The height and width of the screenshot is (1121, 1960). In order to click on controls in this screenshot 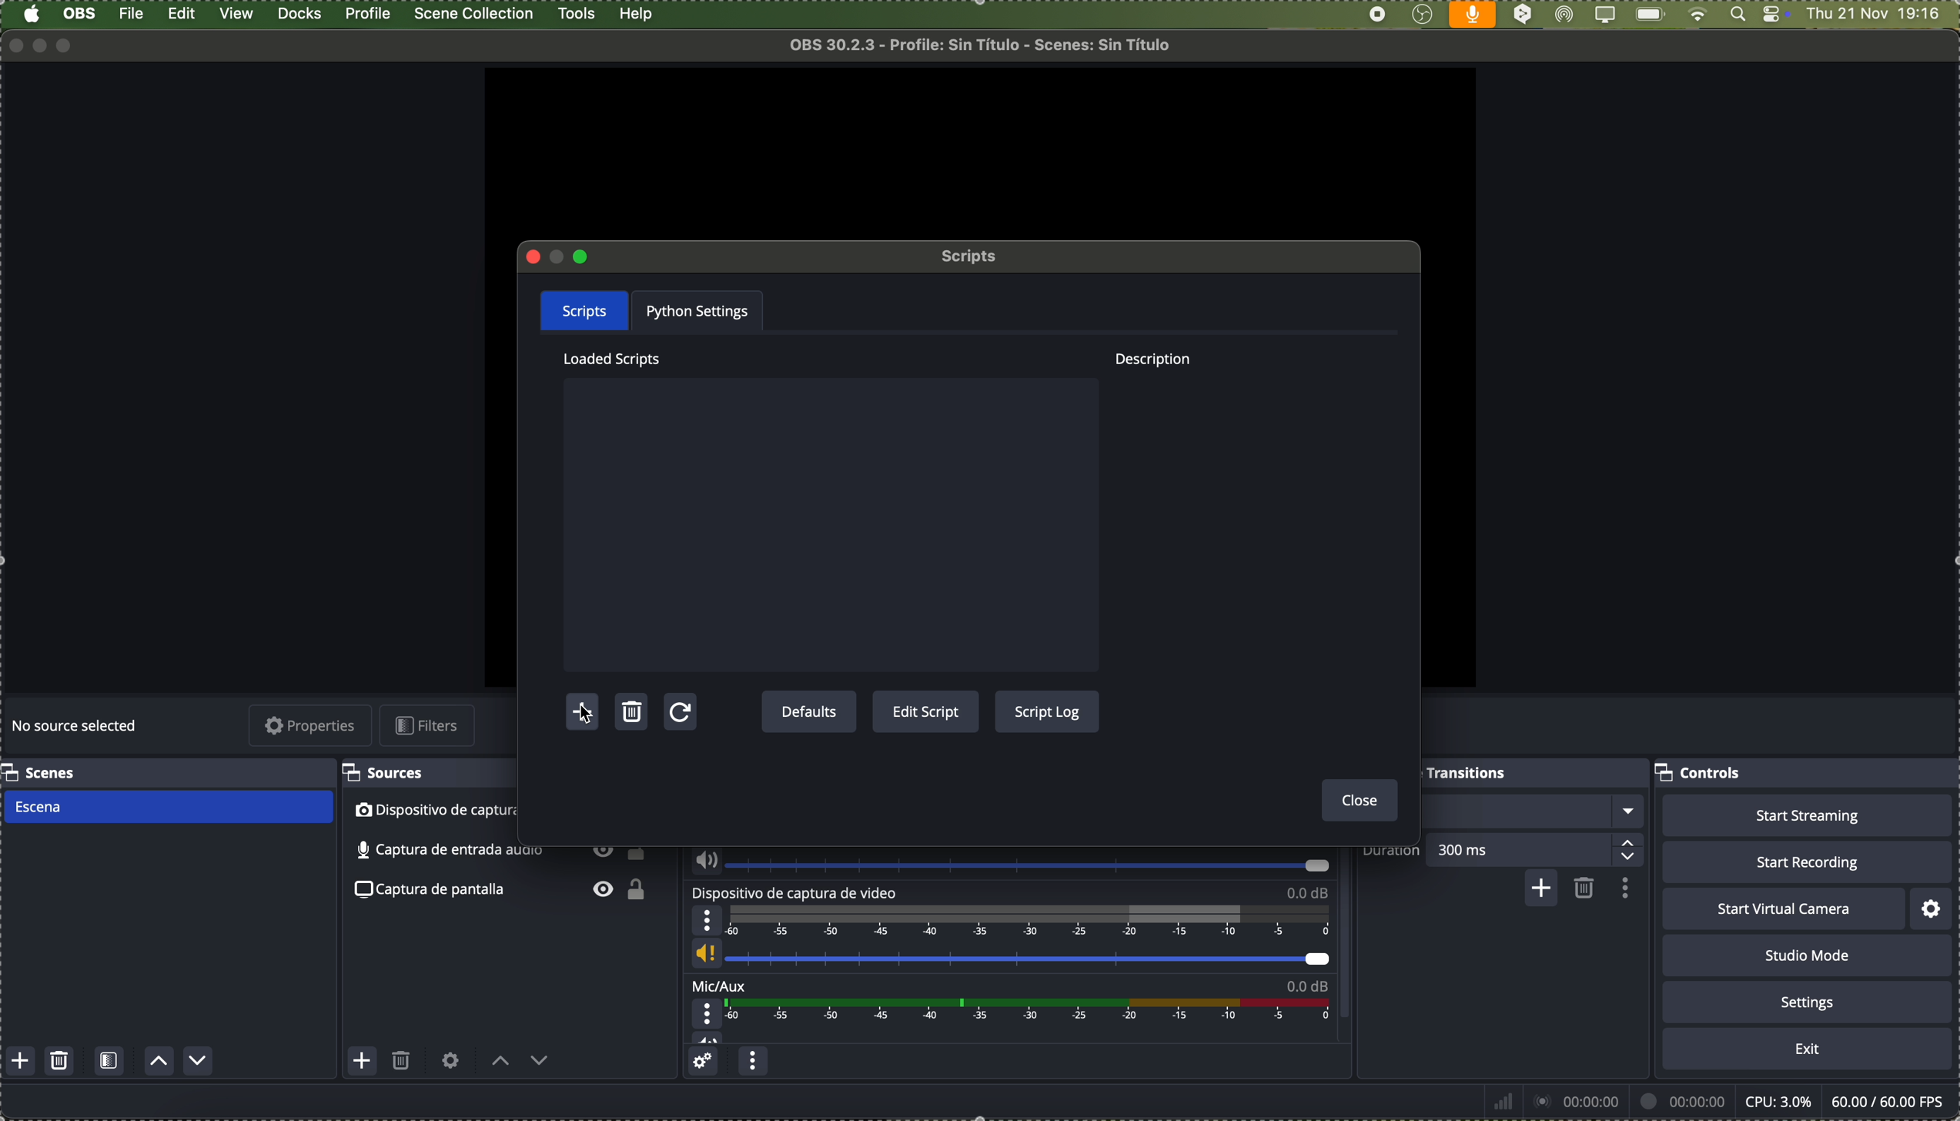, I will do `click(1775, 15)`.